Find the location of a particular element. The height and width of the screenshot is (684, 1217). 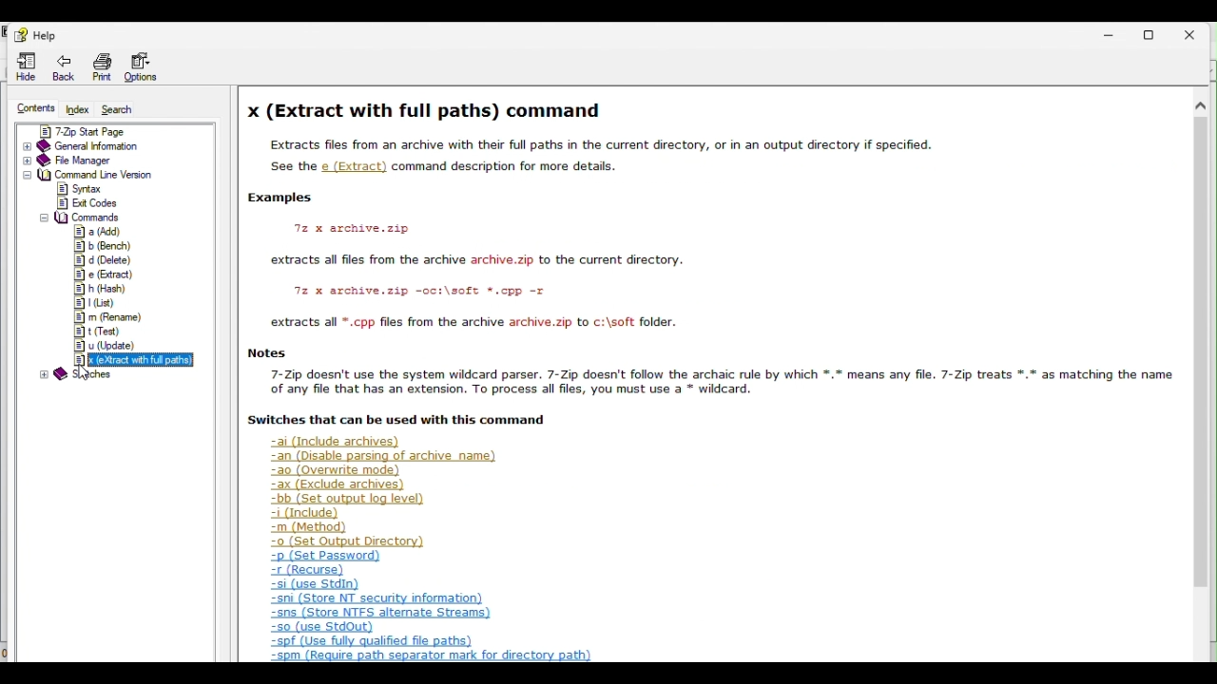

extracts all *.cpp files from the archive archive.zip to c:\soft folder. is located at coordinates (471, 324).